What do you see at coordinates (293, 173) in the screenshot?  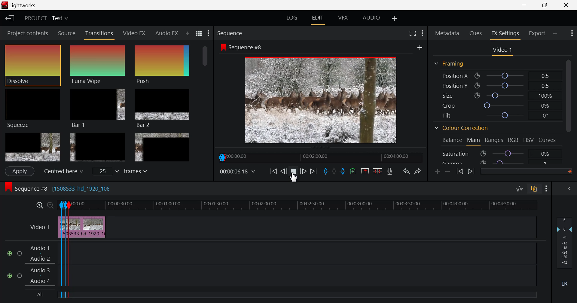 I see `Cursor on Stop` at bounding box center [293, 173].